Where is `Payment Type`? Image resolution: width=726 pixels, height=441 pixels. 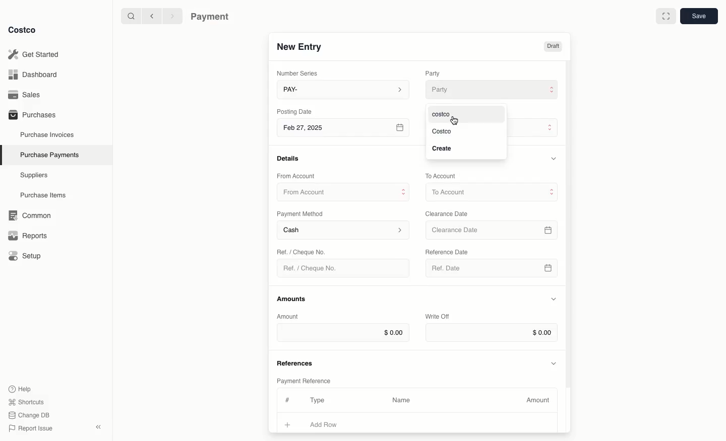 Payment Type is located at coordinates (534, 128).